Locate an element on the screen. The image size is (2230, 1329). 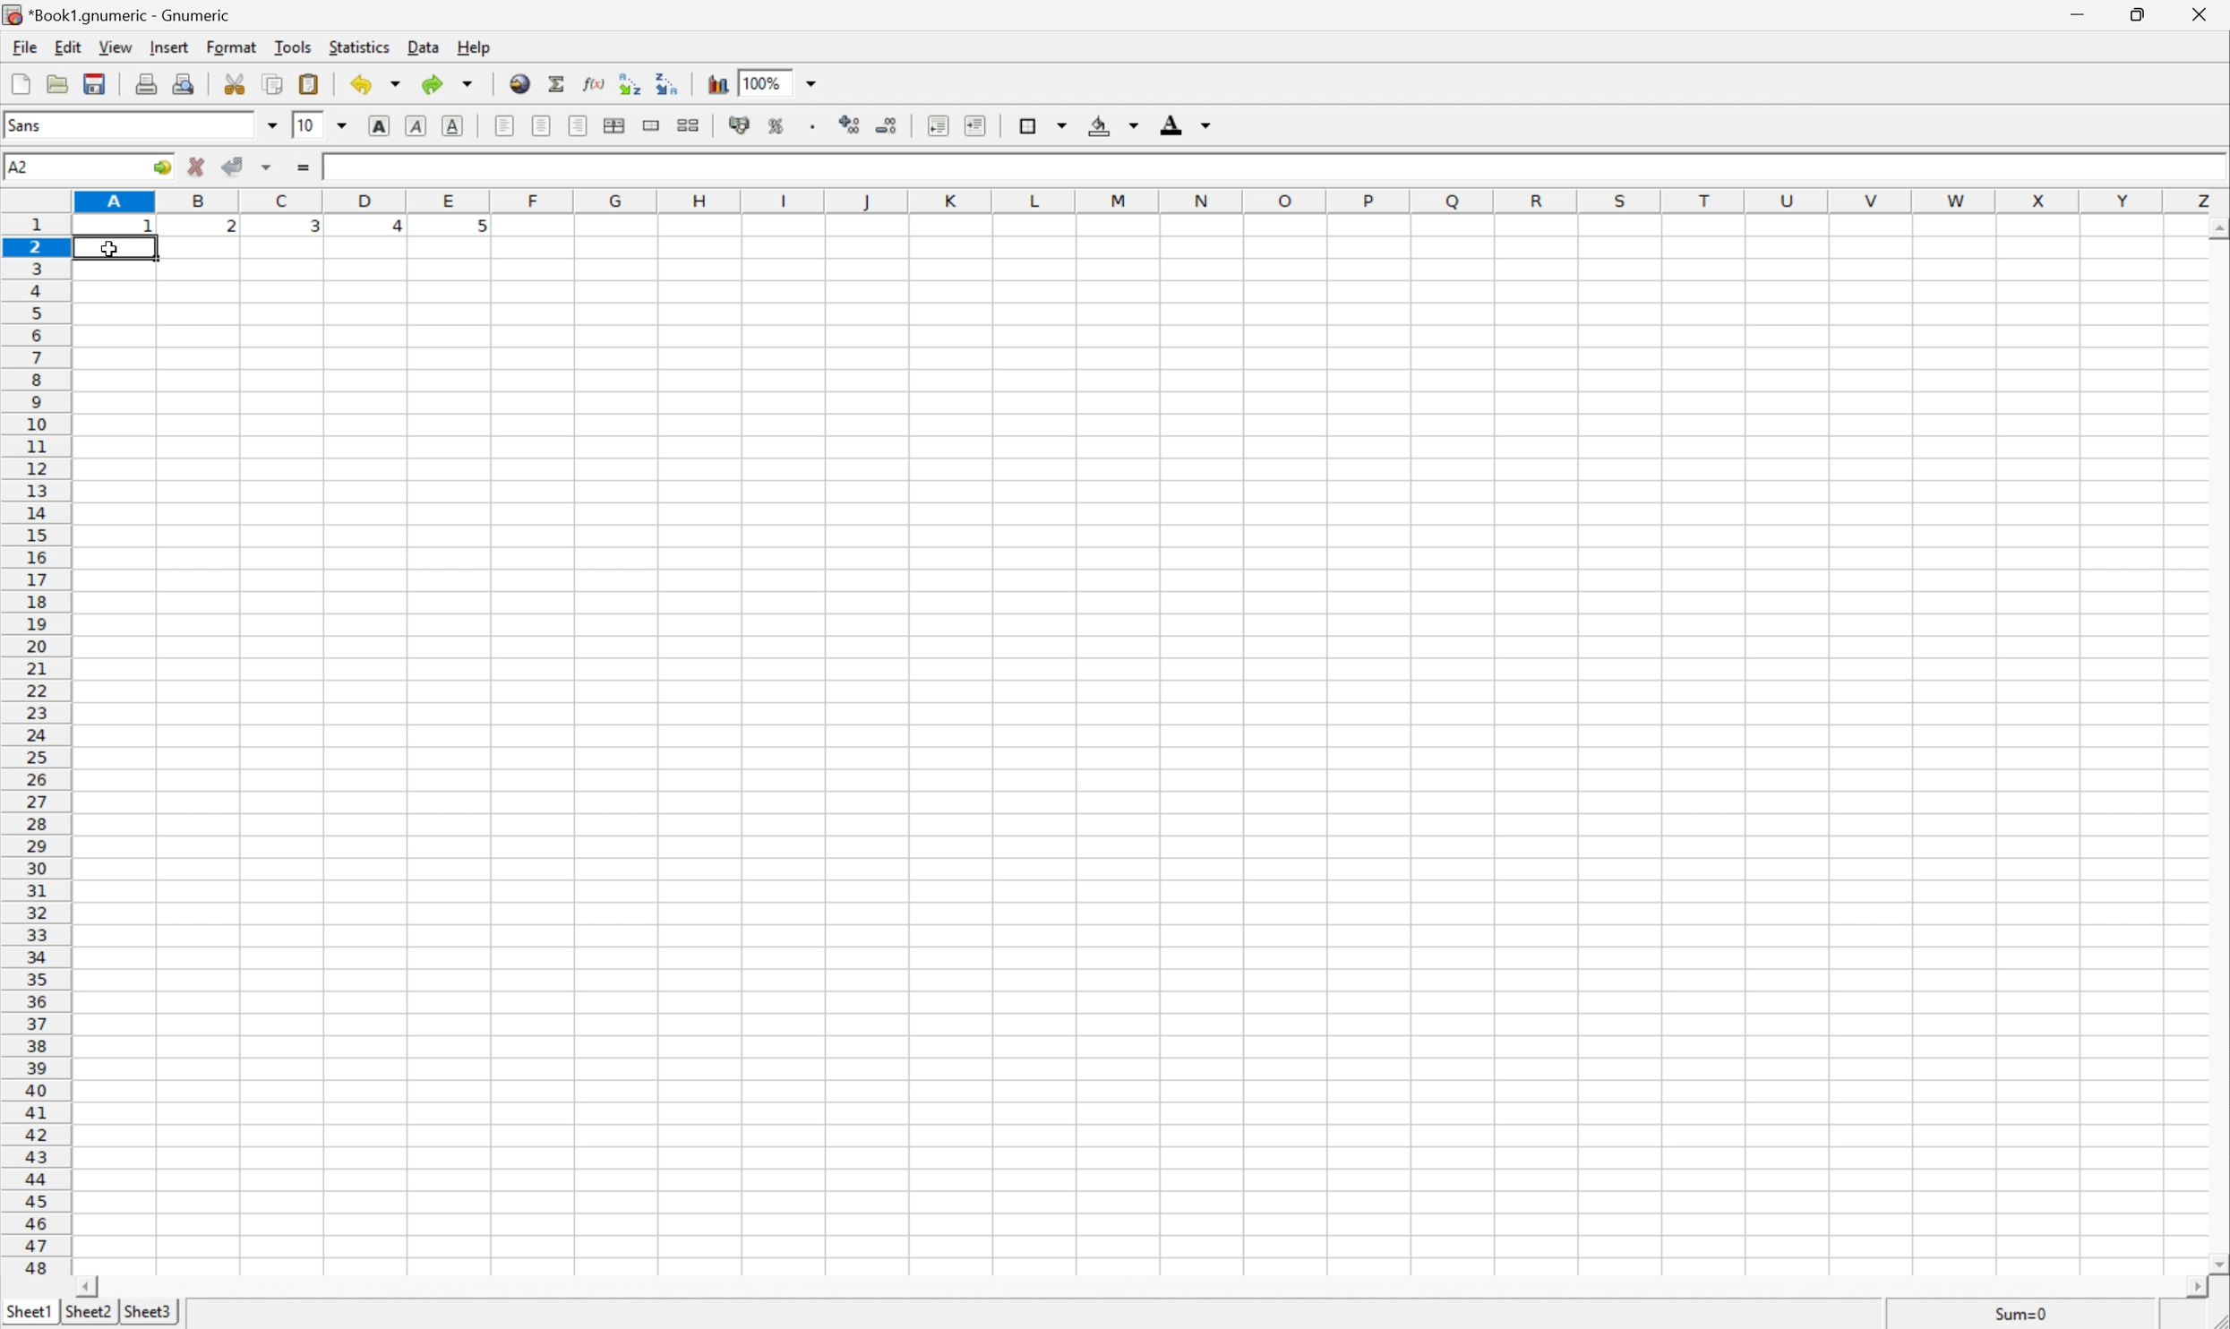
sheet1 is located at coordinates (27, 1316).